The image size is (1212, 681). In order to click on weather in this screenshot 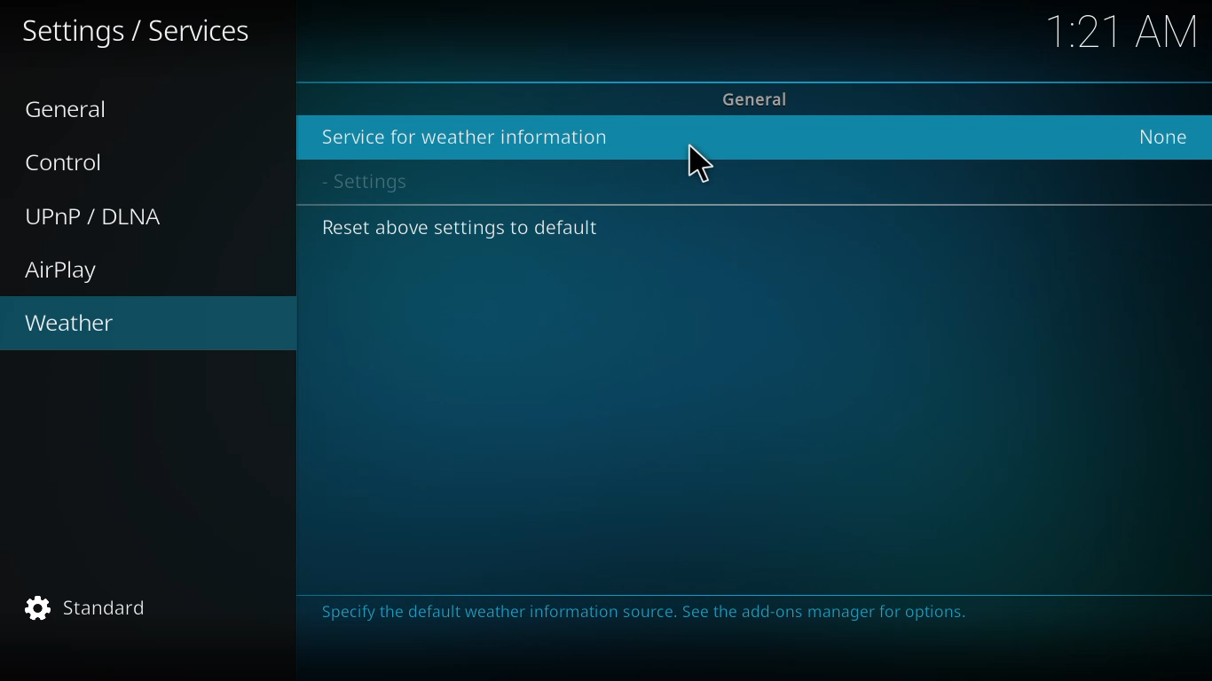, I will do `click(70, 325)`.